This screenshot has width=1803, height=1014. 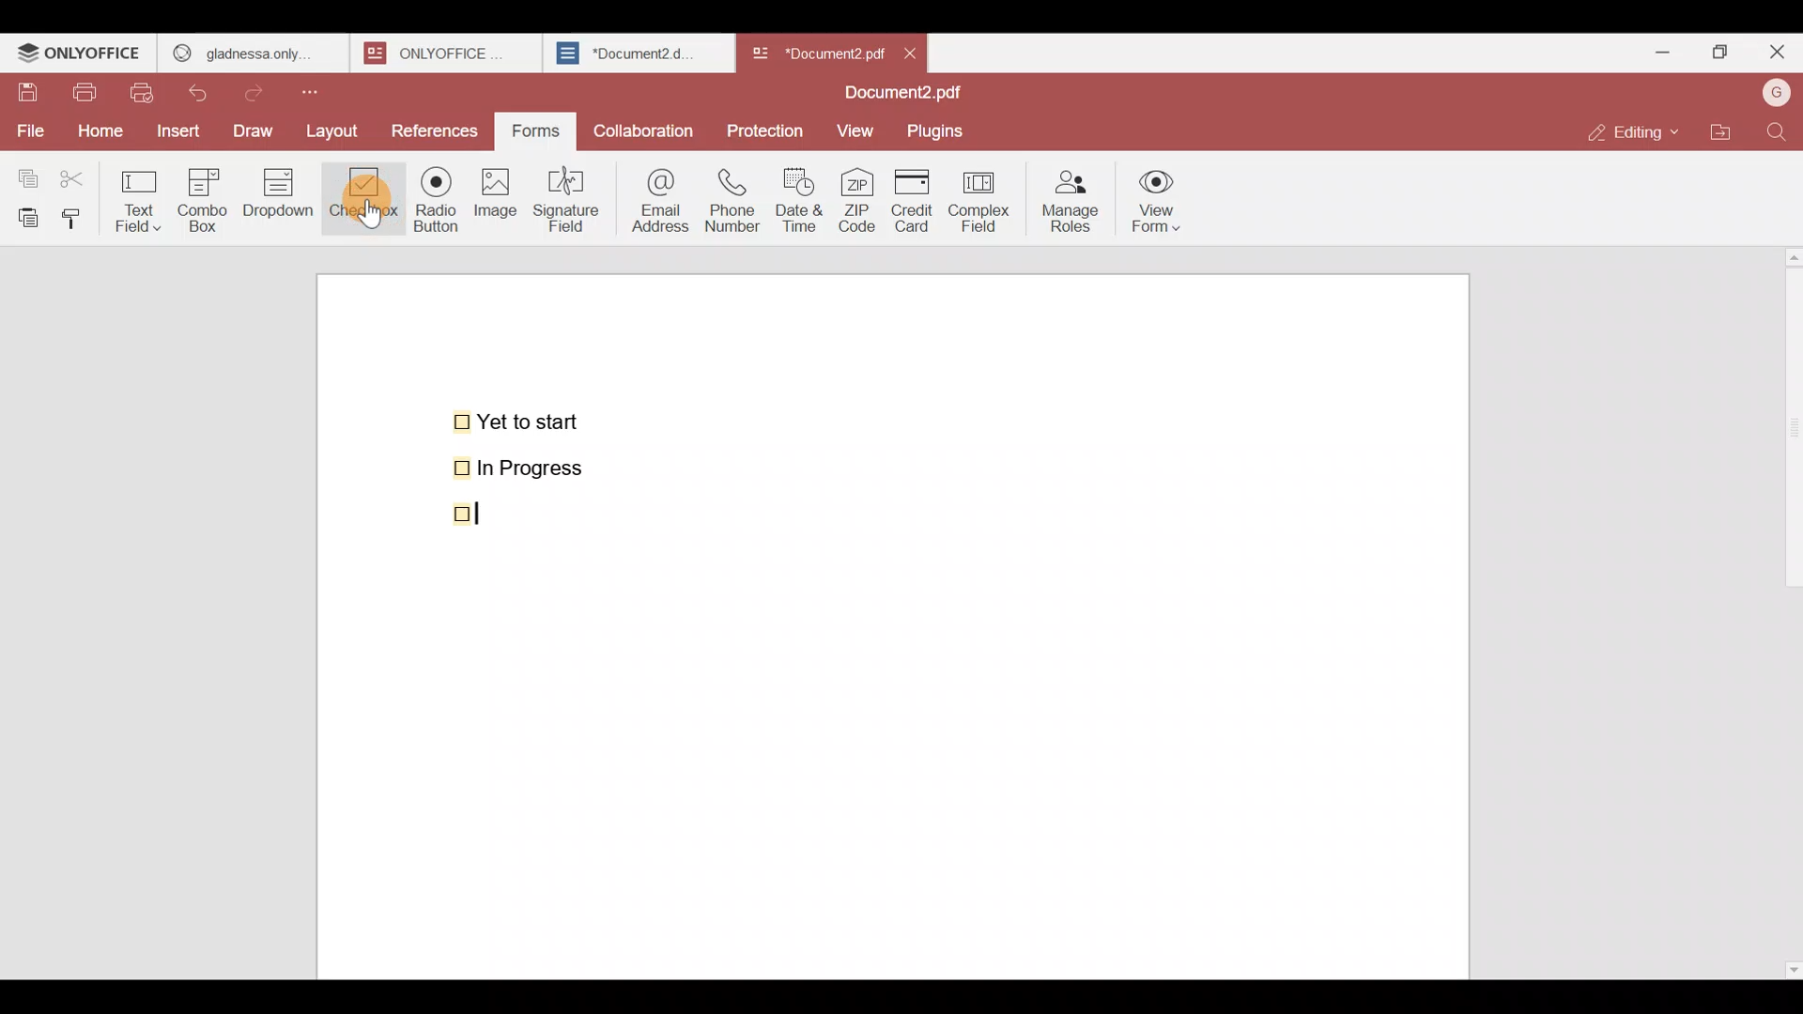 What do you see at coordinates (856, 202) in the screenshot?
I see `ZIP code` at bounding box center [856, 202].